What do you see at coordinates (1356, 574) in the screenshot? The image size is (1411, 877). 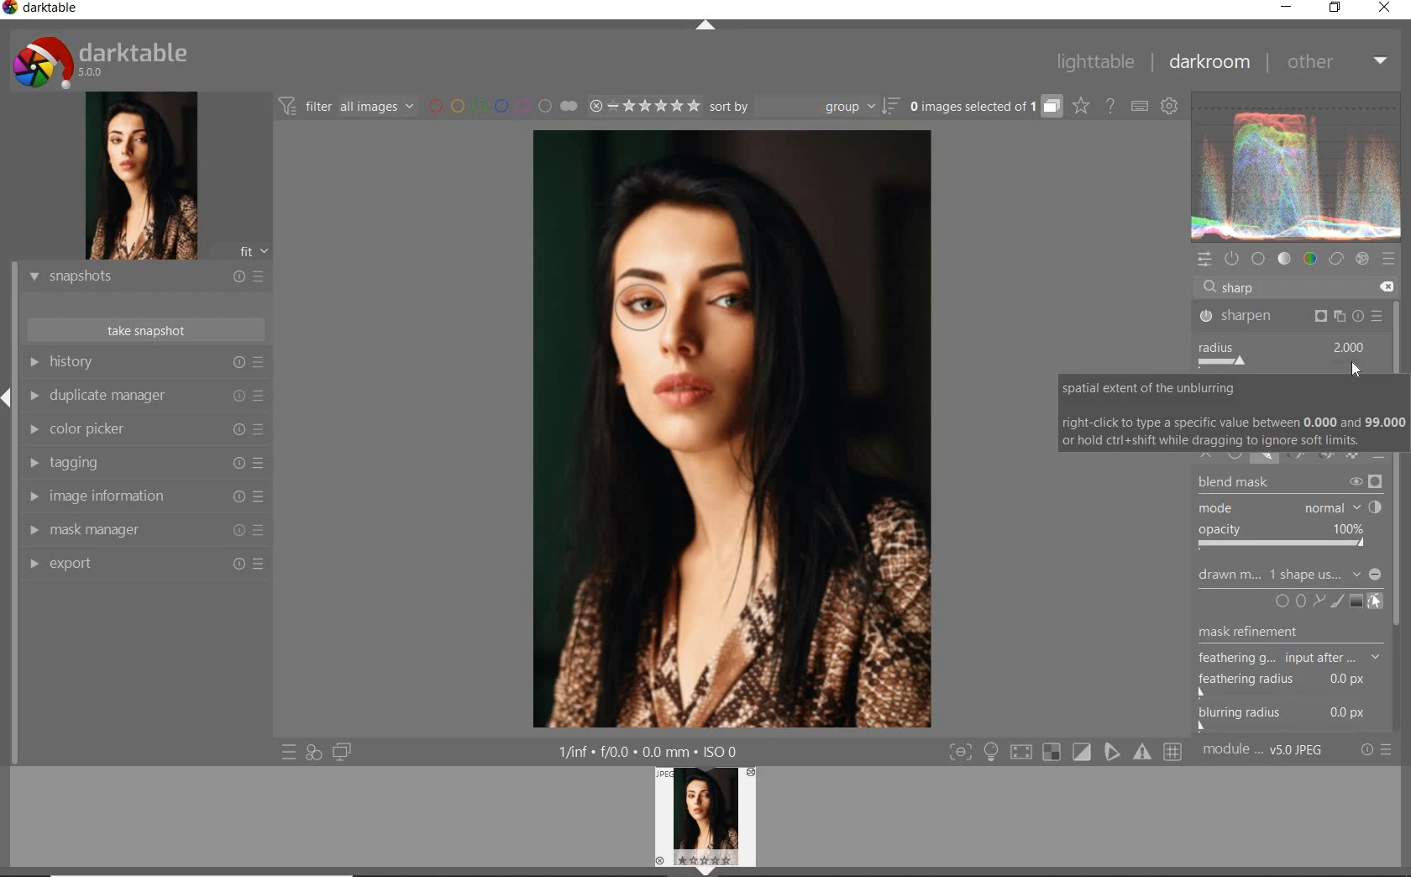 I see `dropdown` at bounding box center [1356, 574].